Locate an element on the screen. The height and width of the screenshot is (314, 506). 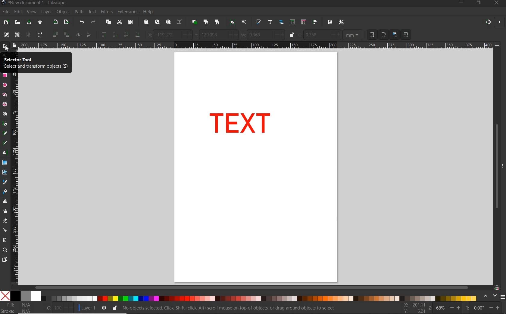
SELECTOR TOOL is located at coordinates (5, 47).